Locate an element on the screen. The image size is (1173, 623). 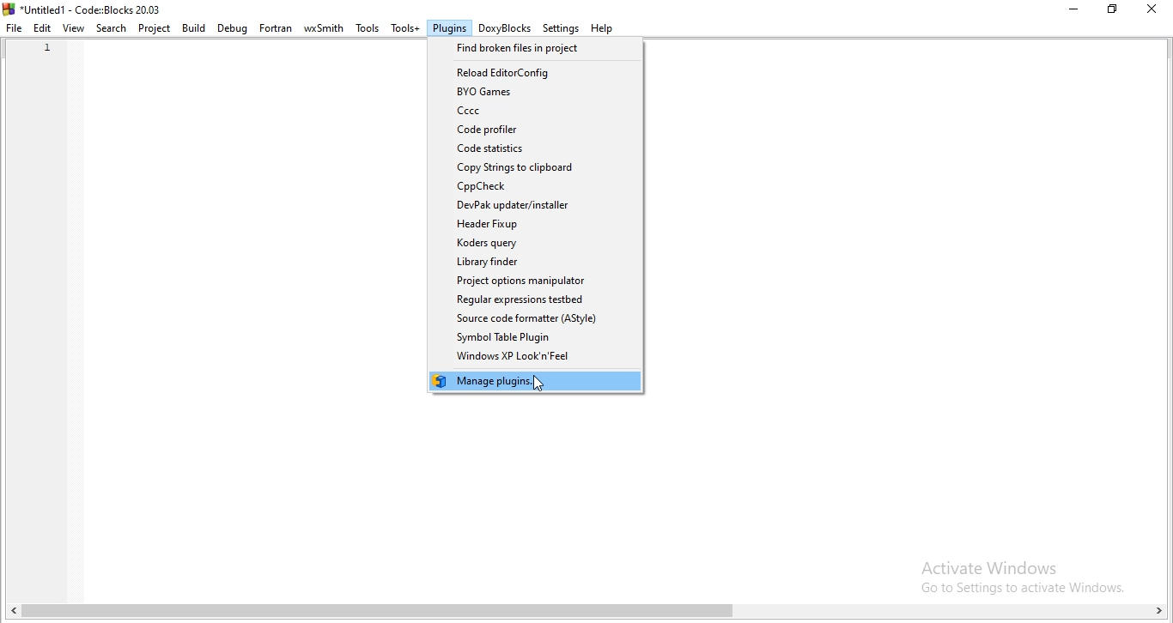
Settings is located at coordinates (561, 29).